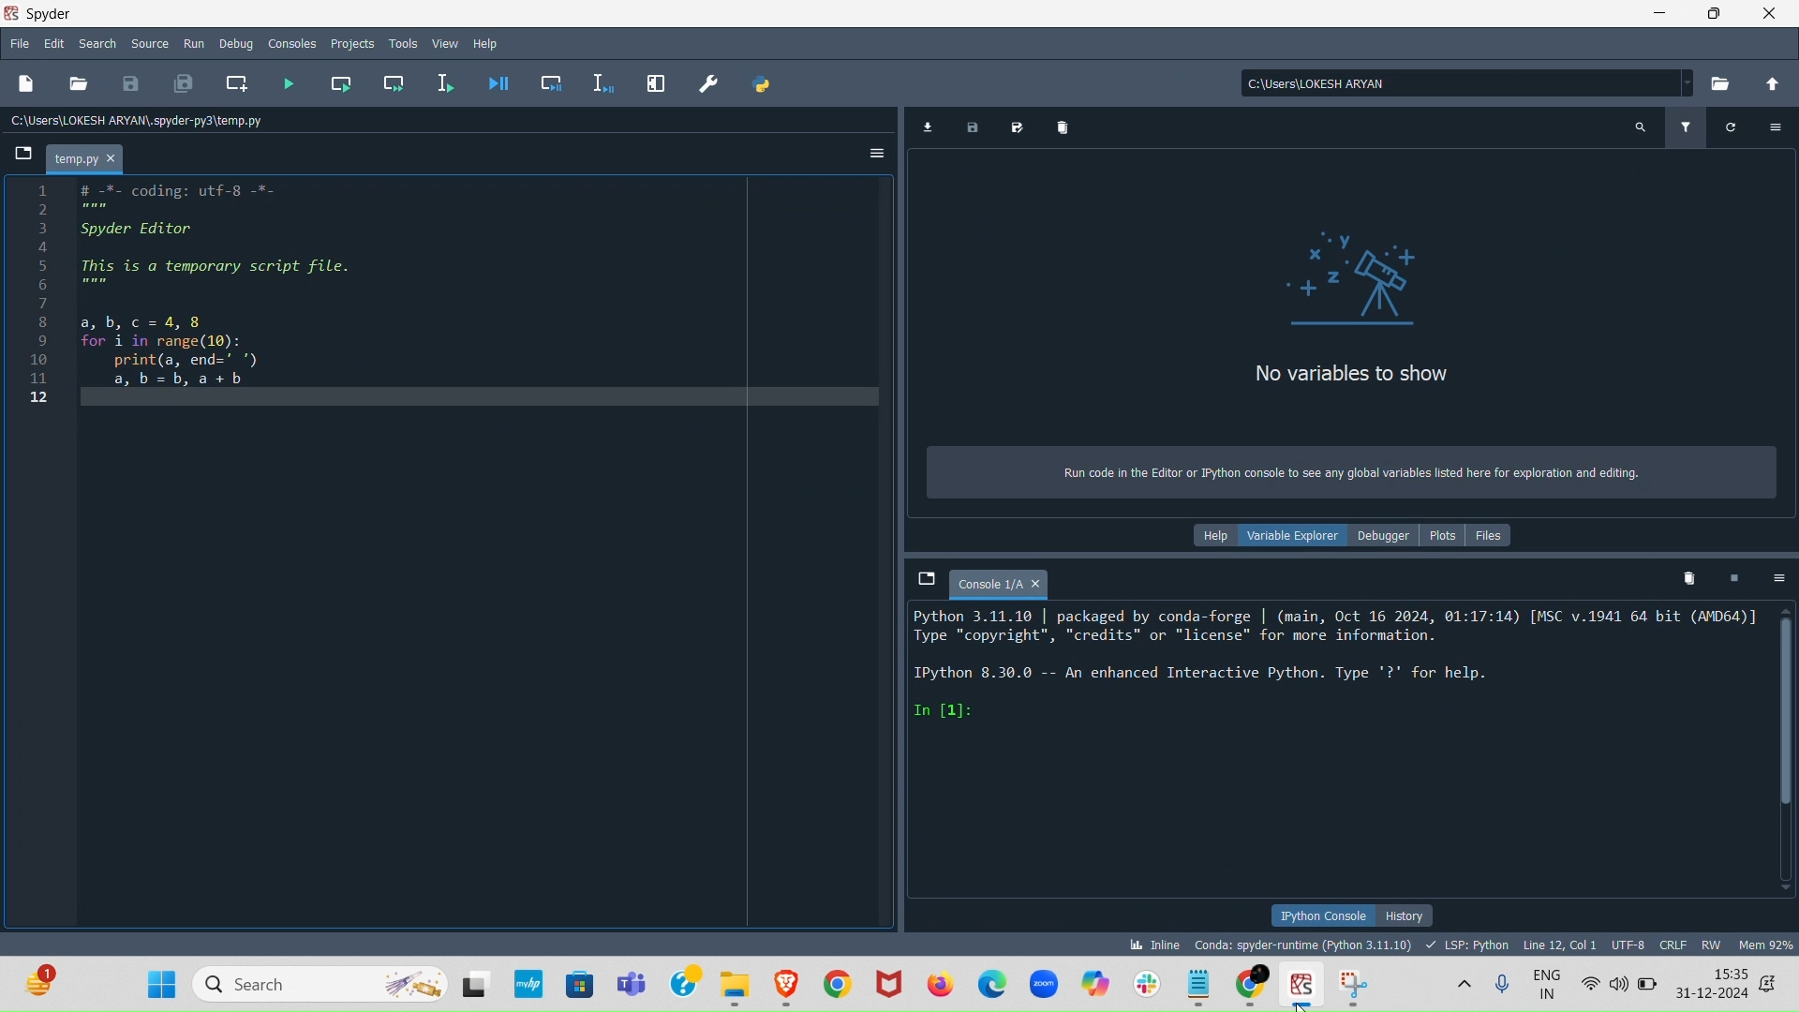 The image size is (1799, 1012). What do you see at coordinates (551, 80) in the screenshot?
I see `Debug cell` at bounding box center [551, 80].